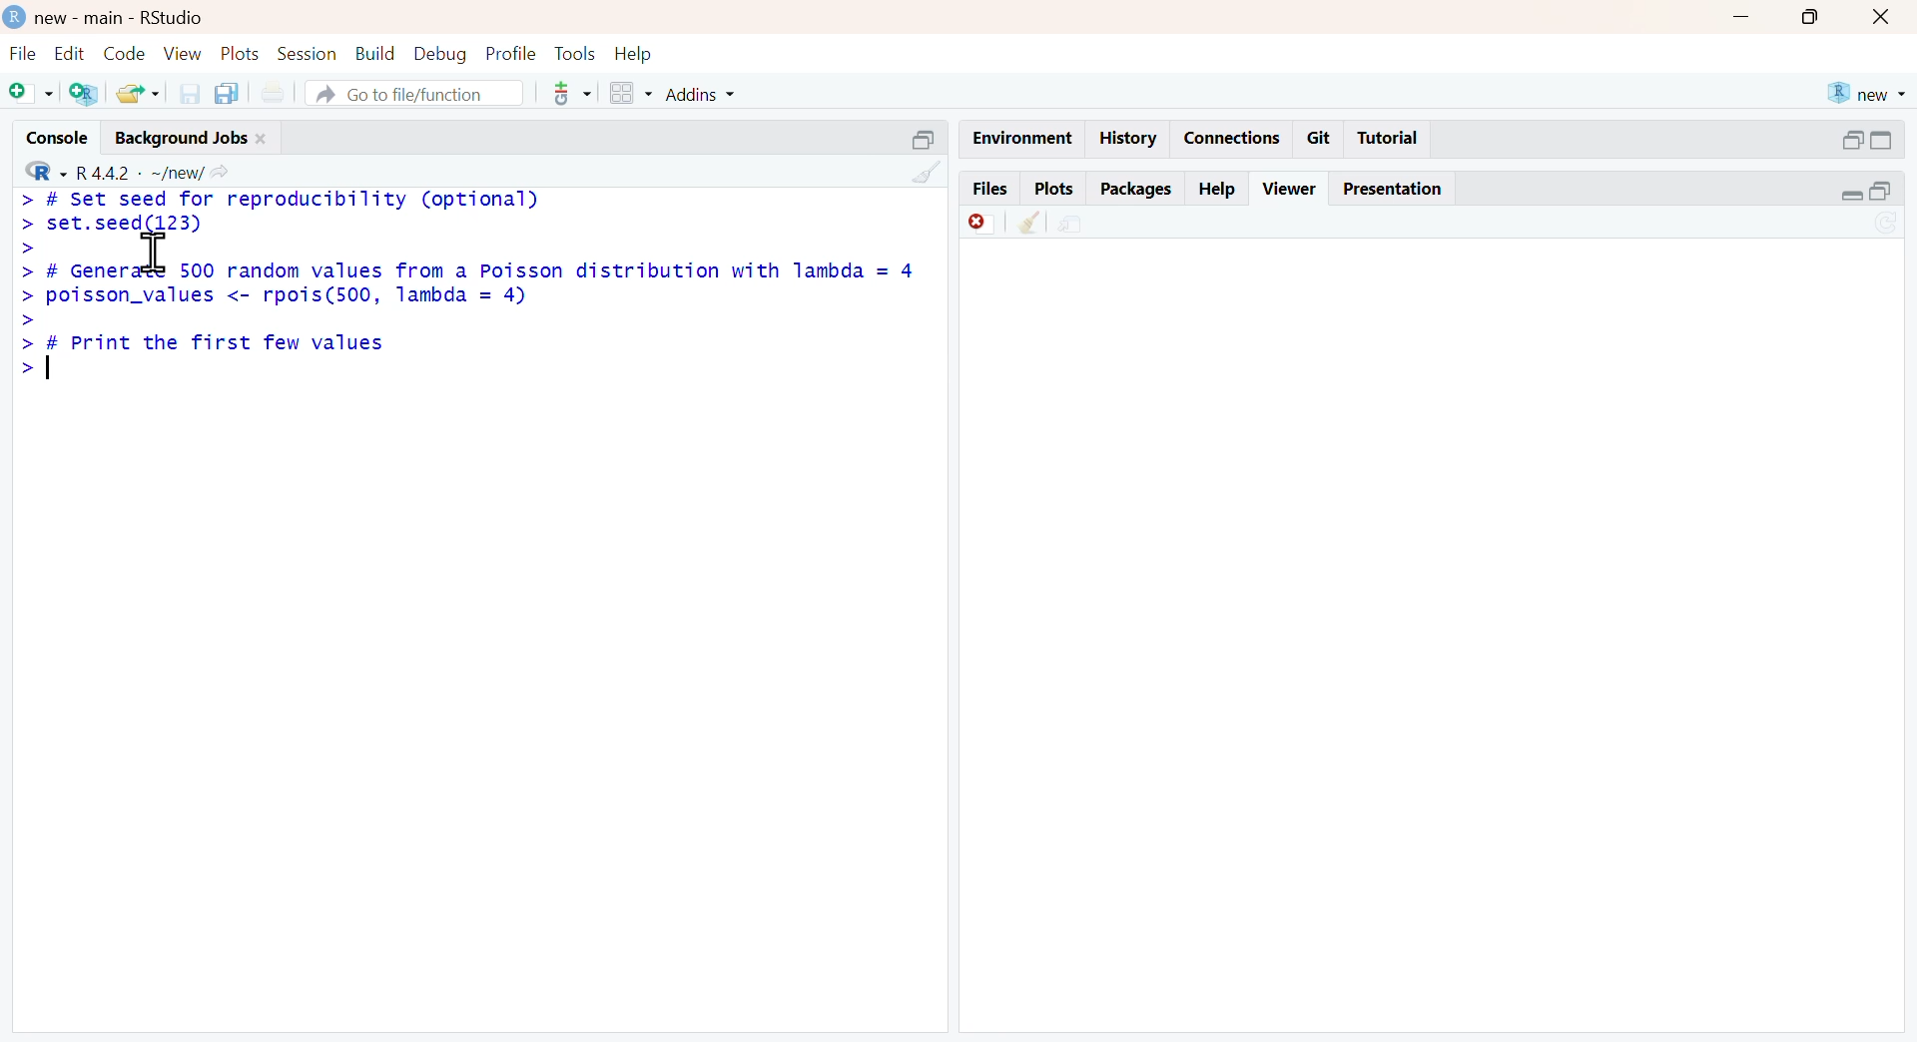 The height and width of the screenshot is (1042, 1917). What do you see at coordinates (263, 139) in the screenshot?
I see `close` at bounding box center [263, 139].